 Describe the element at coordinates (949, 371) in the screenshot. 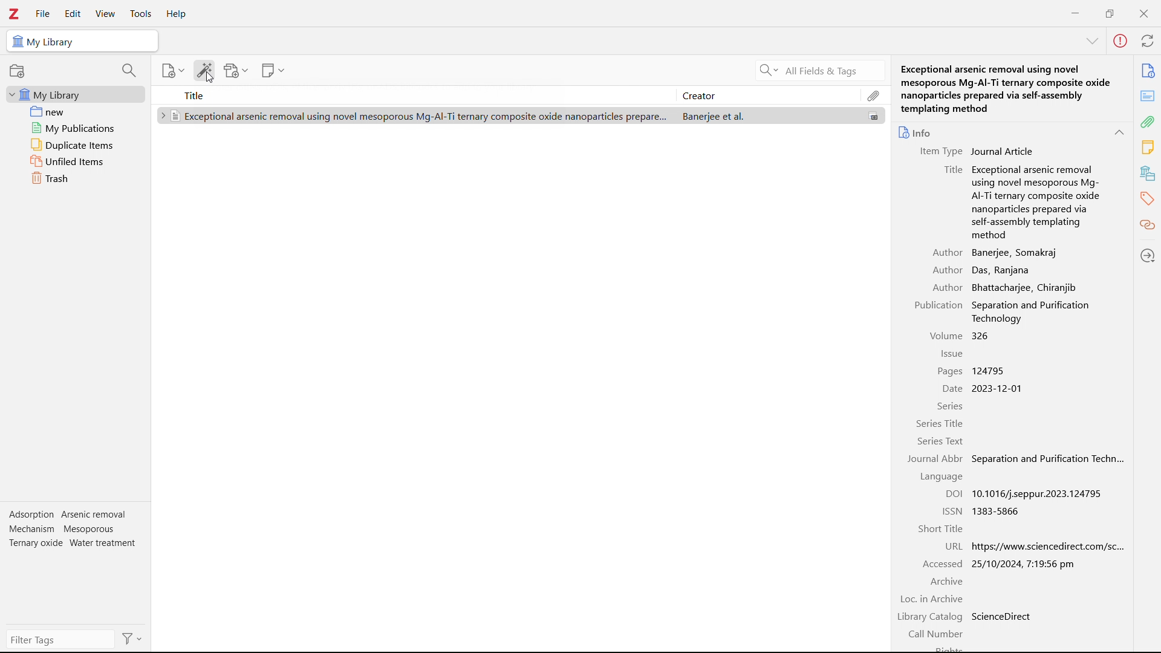

I see `pages` at that location.